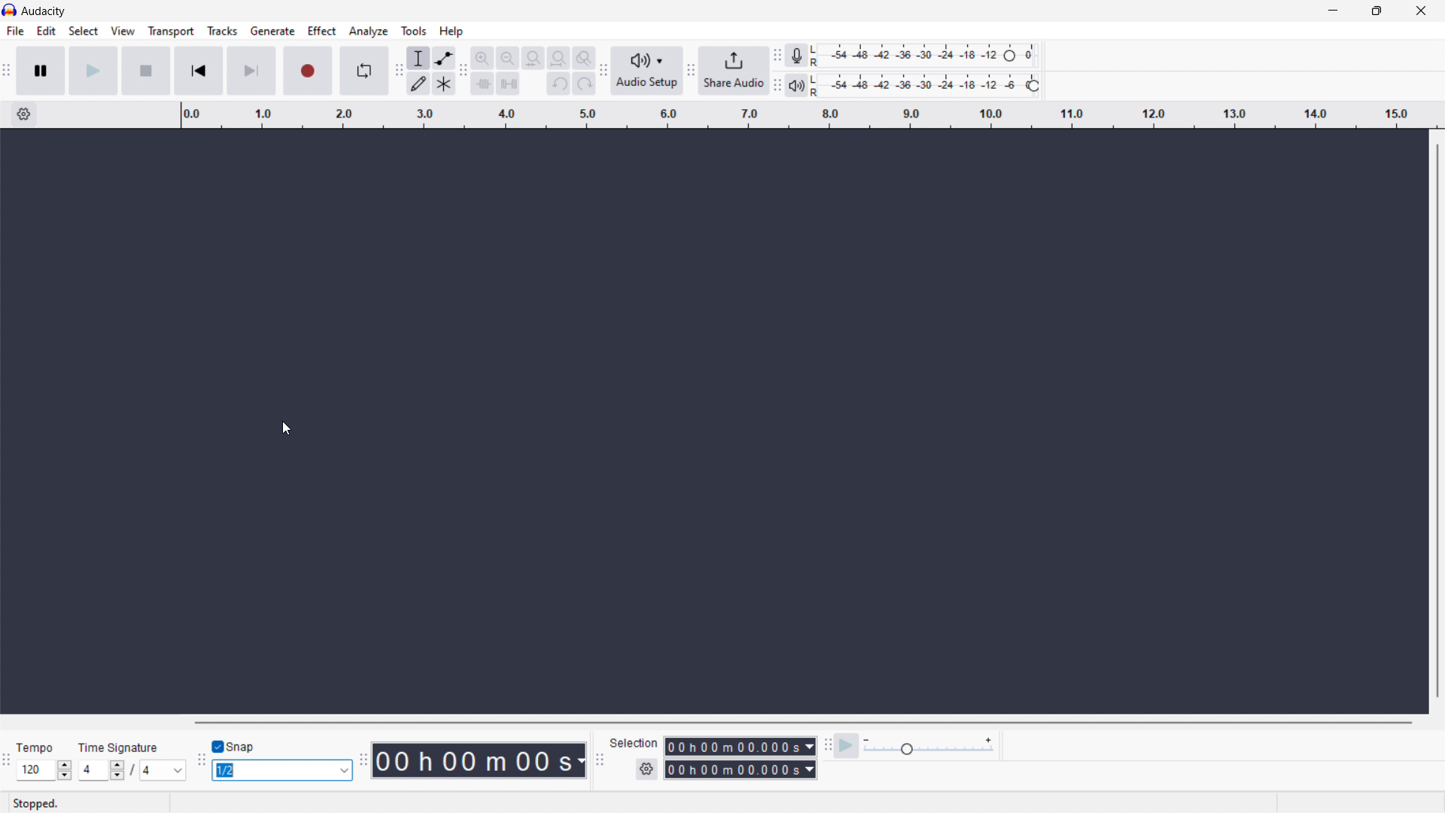 This screenshot has width=1445, height=813. I want to click on Time Signature, so click(115, 748).